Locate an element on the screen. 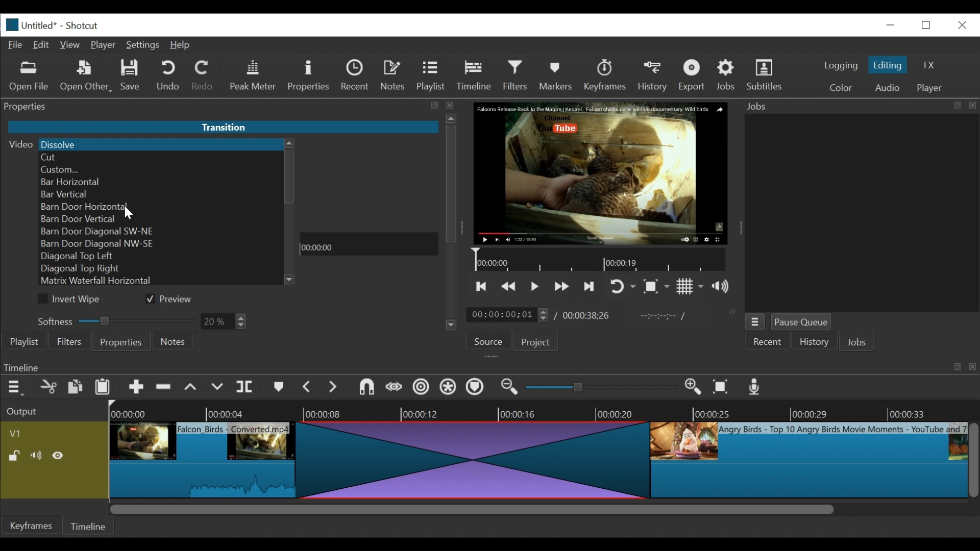 The height and width of the screenshot is (551, 980). Open file is located at coordinates (29, 77).